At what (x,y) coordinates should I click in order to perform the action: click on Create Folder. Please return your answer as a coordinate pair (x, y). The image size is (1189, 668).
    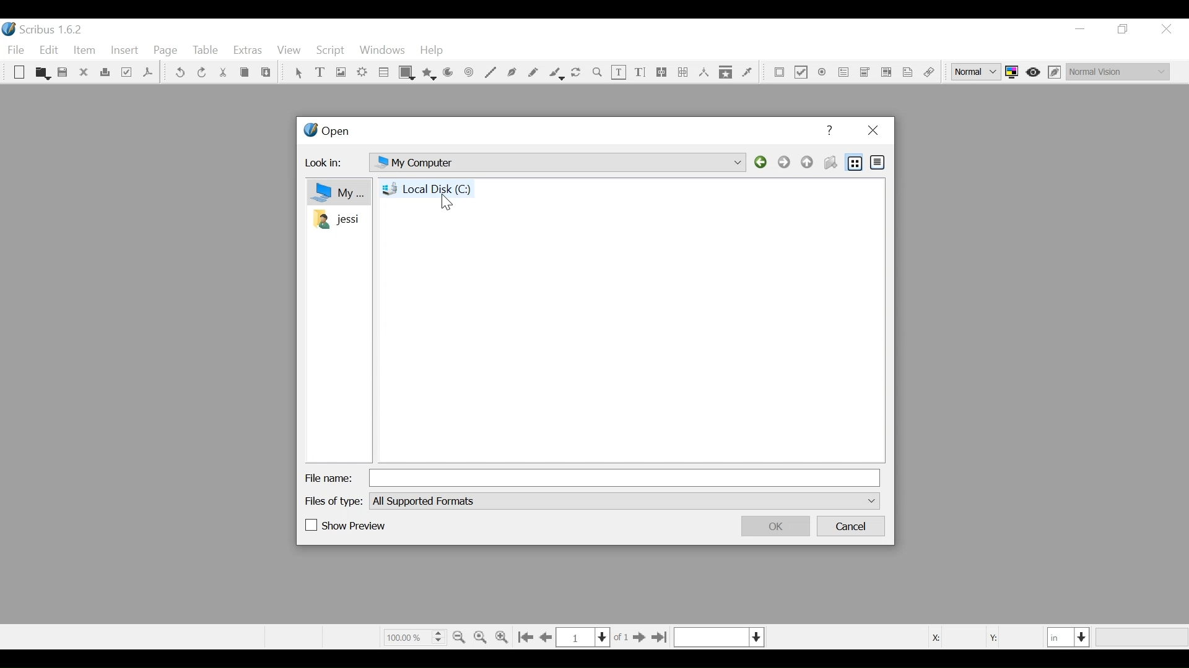
    Looking at the image, I should click on (830, 163).